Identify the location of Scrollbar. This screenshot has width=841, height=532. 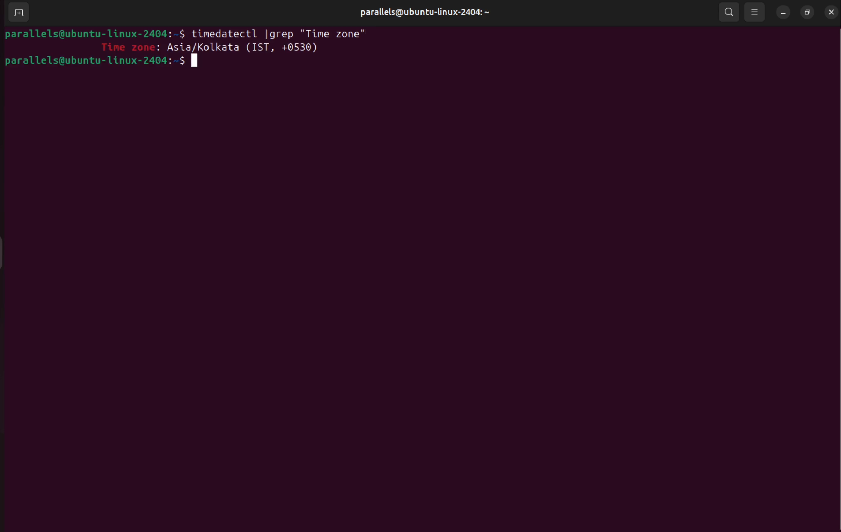
(836, 263).